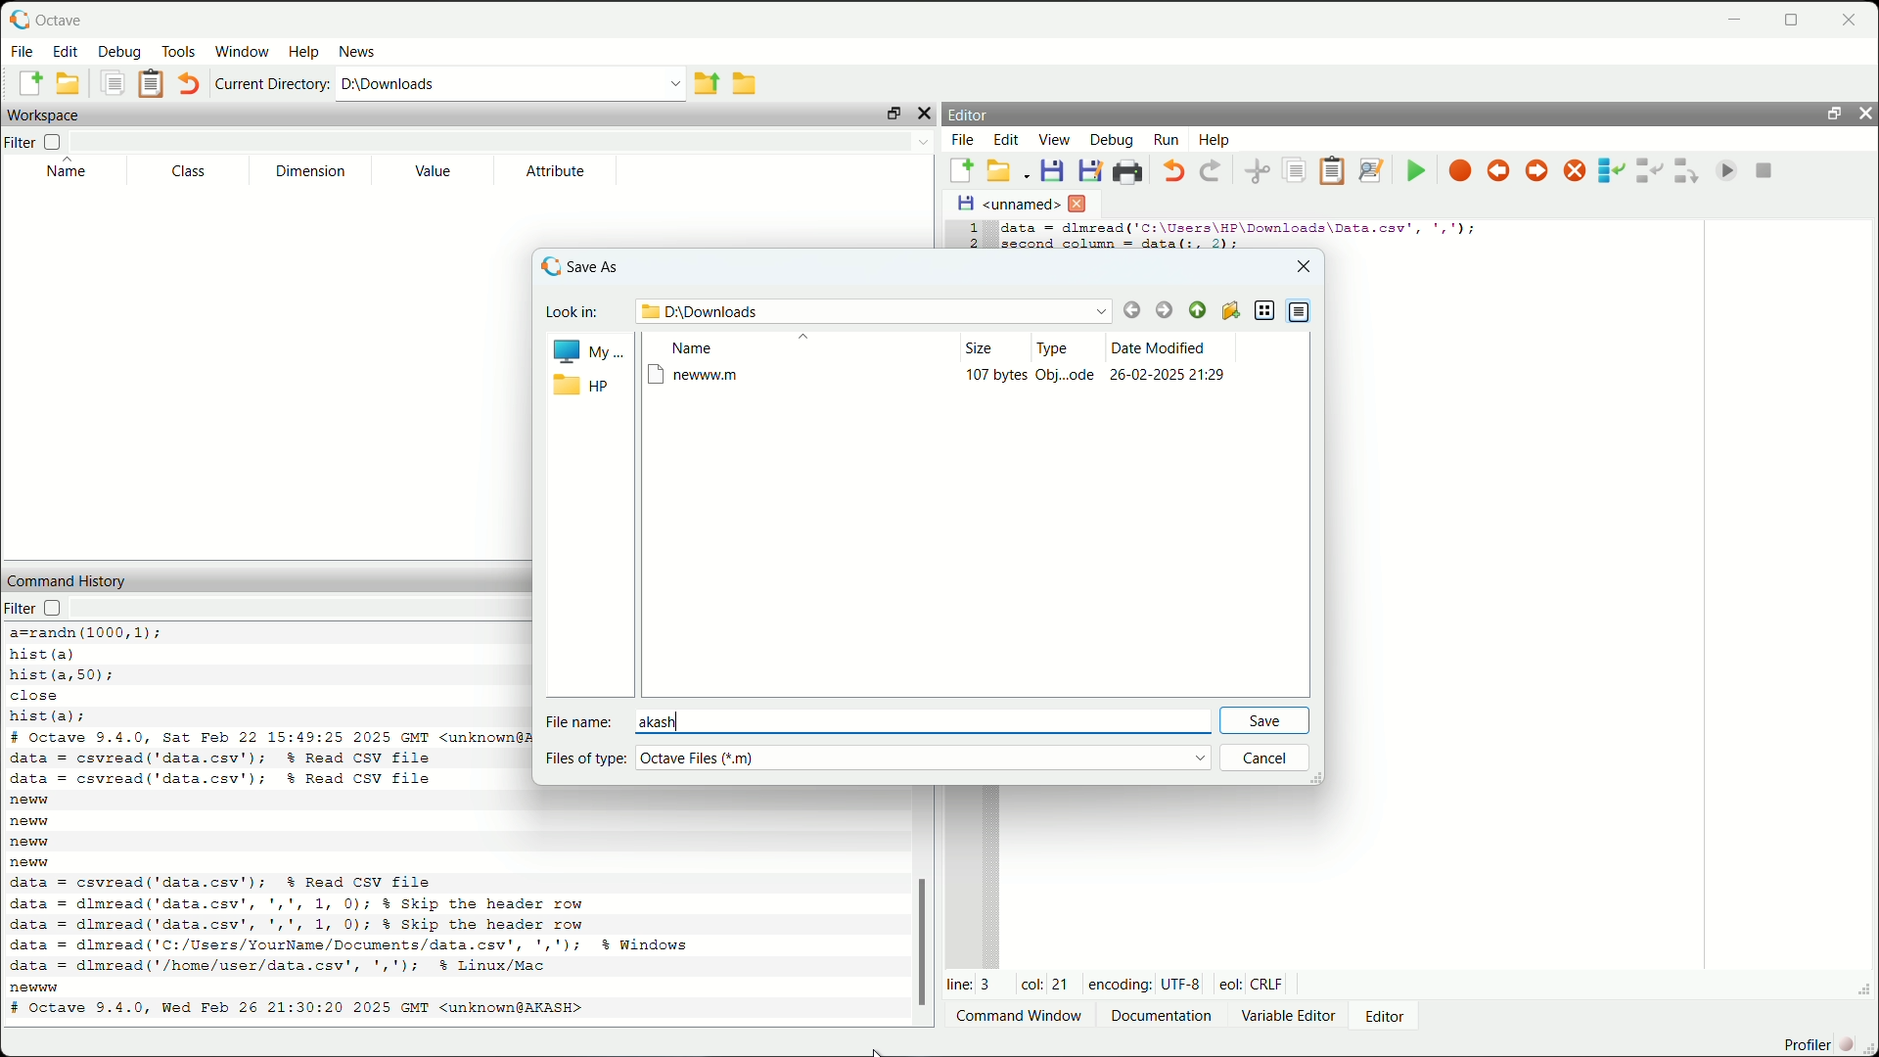 The height and width of the screenshot is (1057, 1879). I want to click on create new folder, so click(1230, 308).